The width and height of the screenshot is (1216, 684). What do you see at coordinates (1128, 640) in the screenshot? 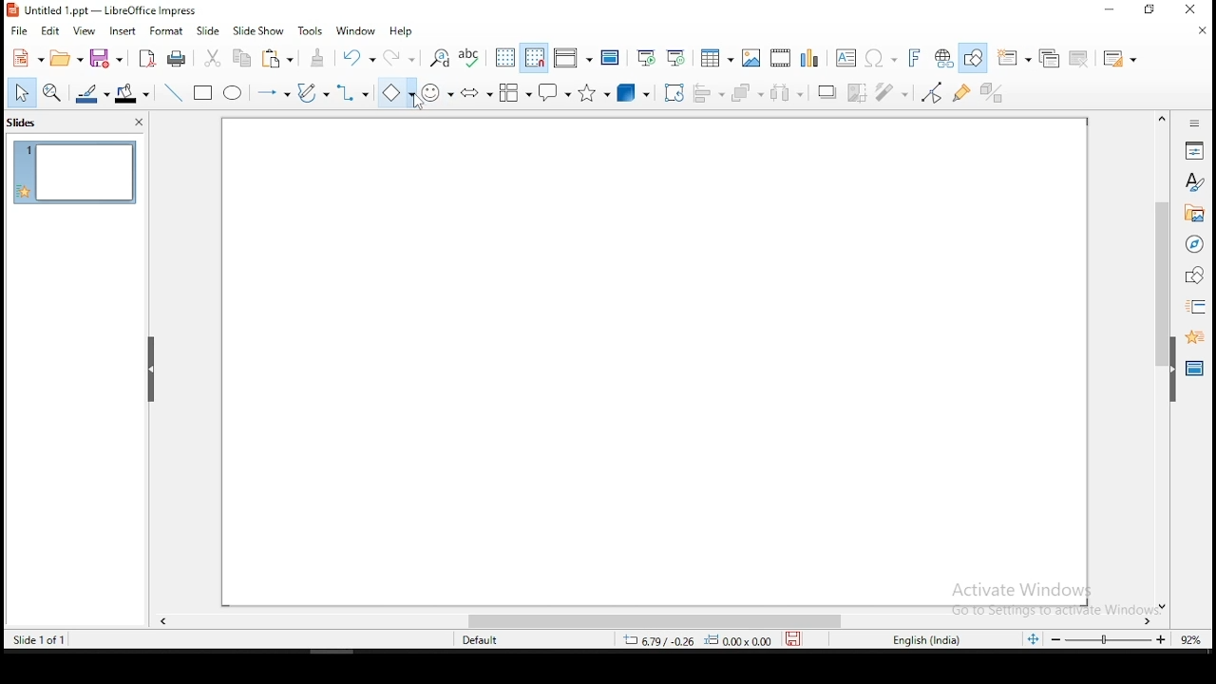
I see `zoom` at bounding box center [1128, 640].